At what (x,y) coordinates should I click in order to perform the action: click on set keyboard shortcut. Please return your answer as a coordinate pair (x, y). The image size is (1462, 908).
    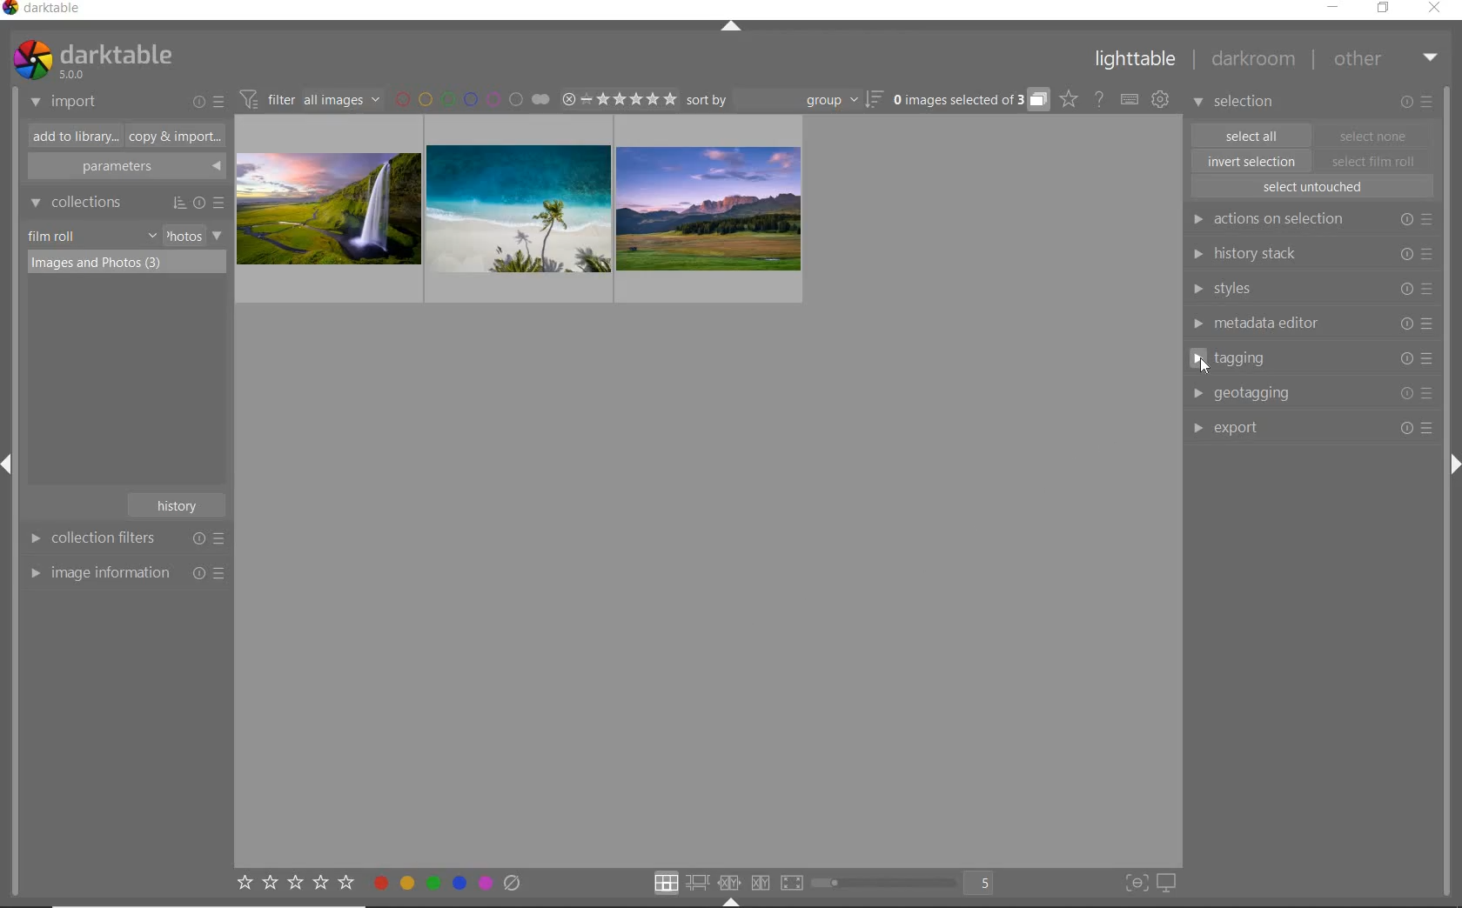
    Looking at the image, I should click on (1130, 100).